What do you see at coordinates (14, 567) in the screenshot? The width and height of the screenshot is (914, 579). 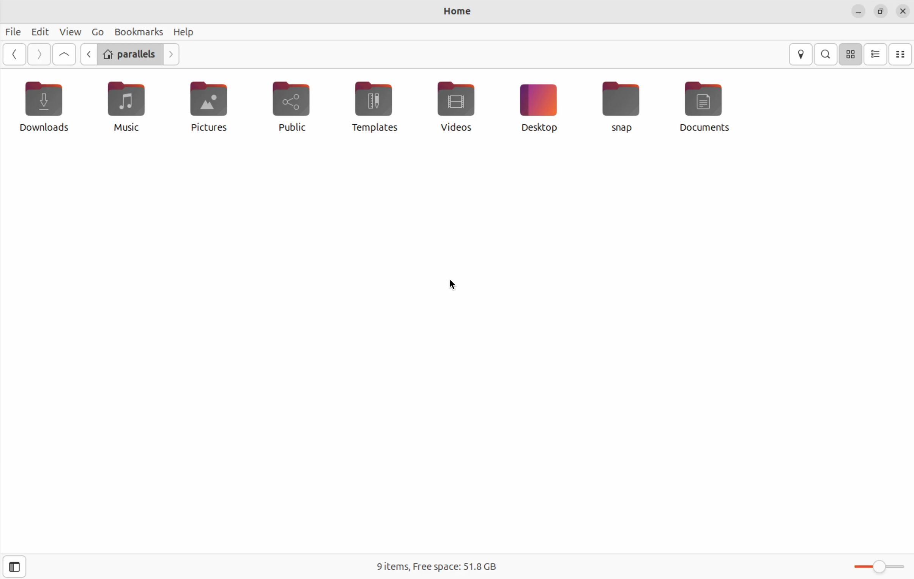 I see `open side bar` at bounding box center [14, 567].